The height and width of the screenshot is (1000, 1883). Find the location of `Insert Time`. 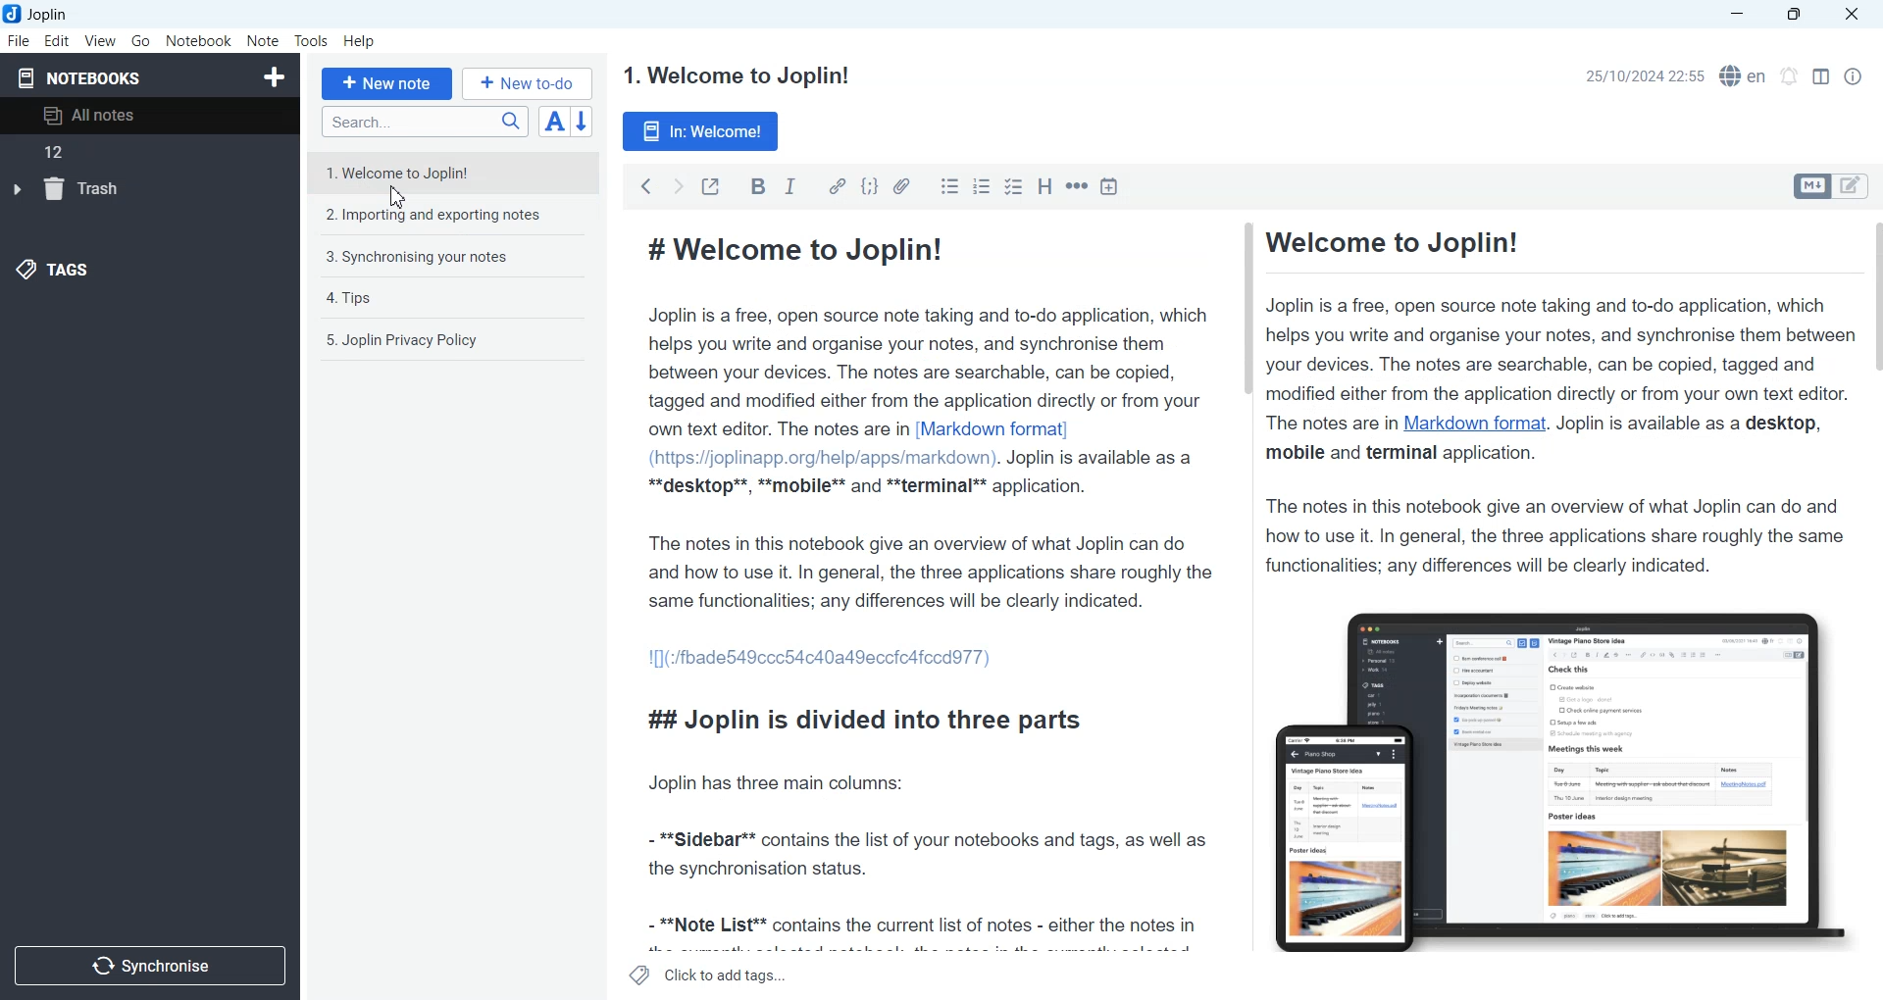

Insert Time is located at coordinates (1110, 187).